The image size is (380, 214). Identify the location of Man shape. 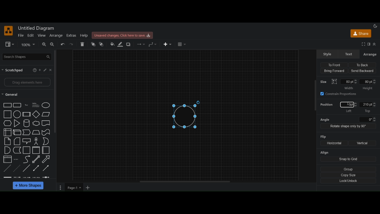
(36, 141).